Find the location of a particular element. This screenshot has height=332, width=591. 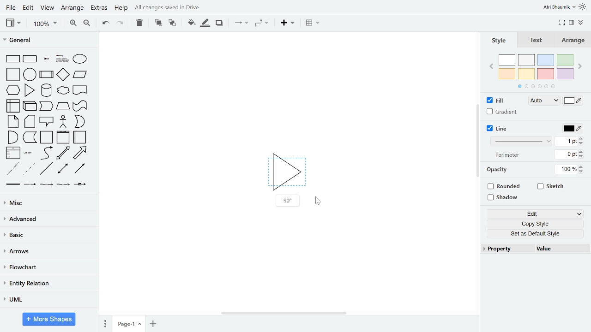

fill sytle is located at coordinates (543, 101).